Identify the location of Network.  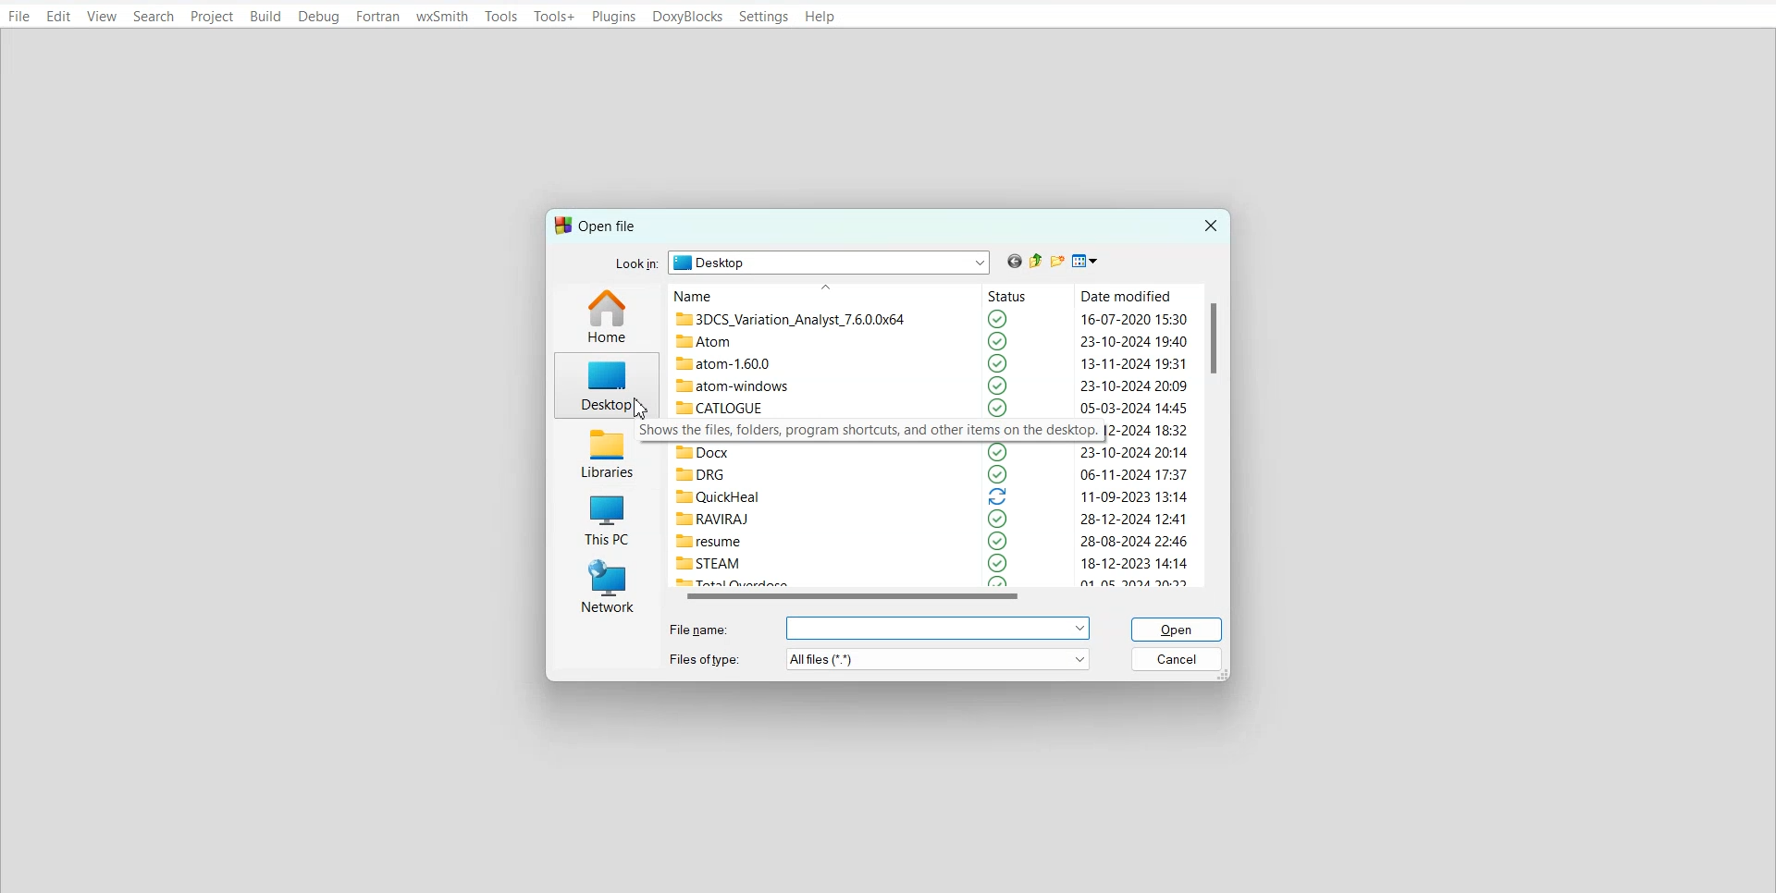
(598, 586).